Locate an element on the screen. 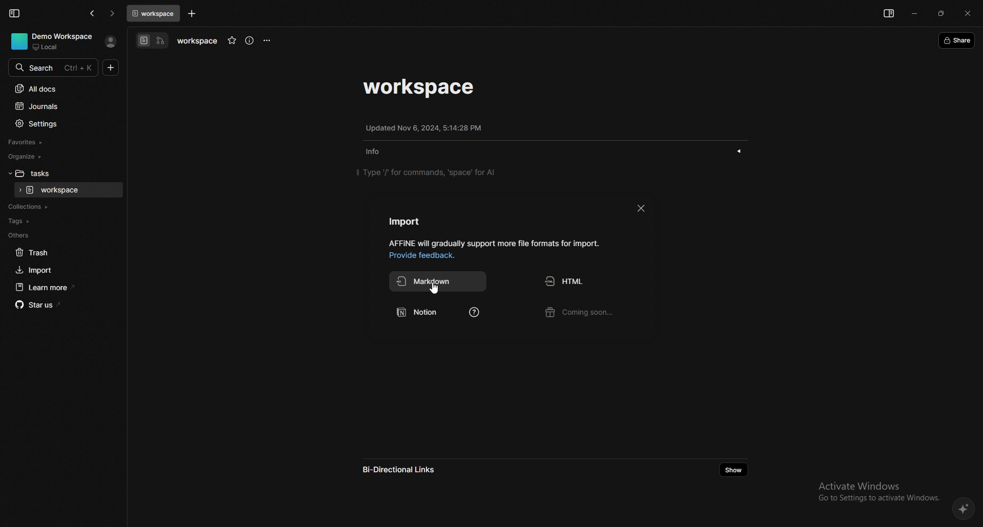 This screenshot has width=983, height=527. cursor is located at coordinates (437, 290).